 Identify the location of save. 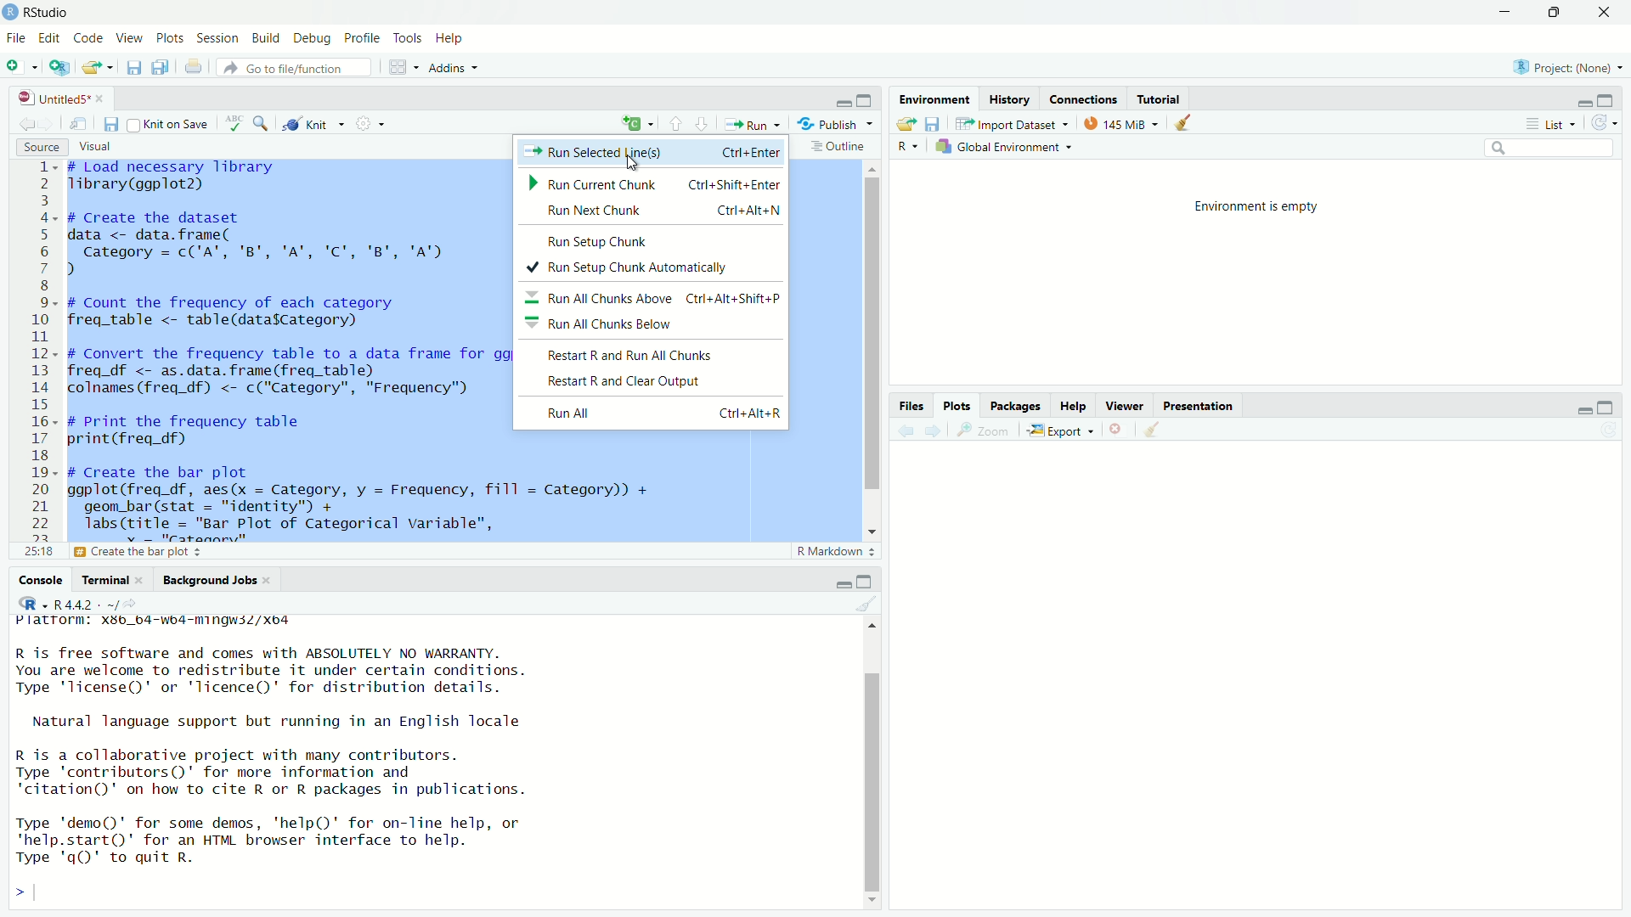
(113, 125).